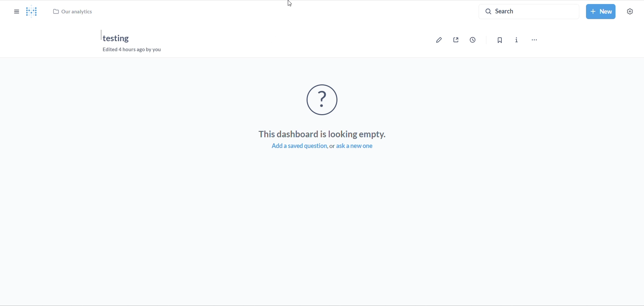 This screenshot has width=644, height=306. Describe the element at coordinates (328, 147) in the screenshot. I see `add or save question` at that location.